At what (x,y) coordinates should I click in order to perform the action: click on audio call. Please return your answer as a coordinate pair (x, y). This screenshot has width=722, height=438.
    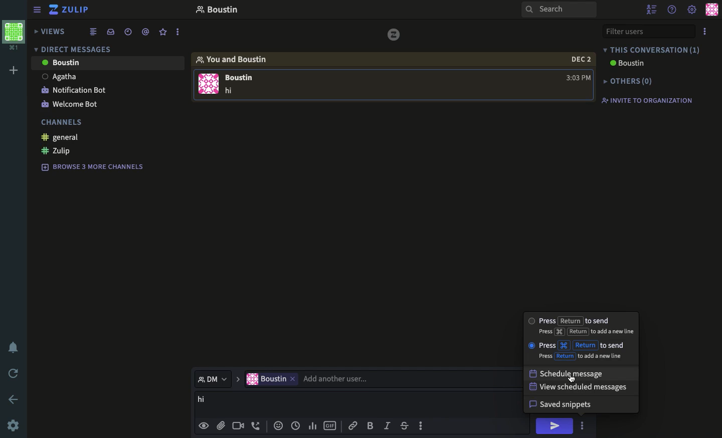
    Looking at the image, I should click on (256, 424).